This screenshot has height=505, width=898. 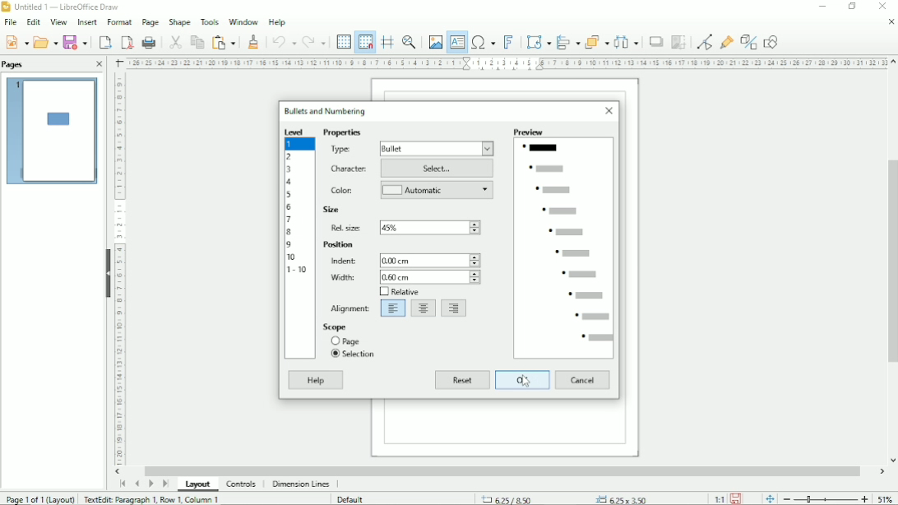 I want to click on 0.00 cm, so click(x=430, y=259).